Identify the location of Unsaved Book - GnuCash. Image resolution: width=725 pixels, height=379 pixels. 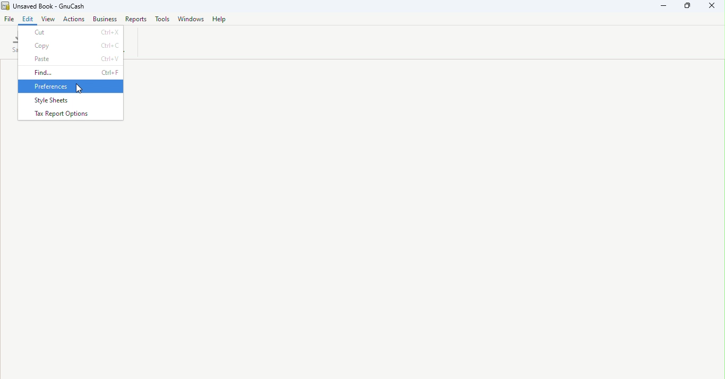
(56, 6).